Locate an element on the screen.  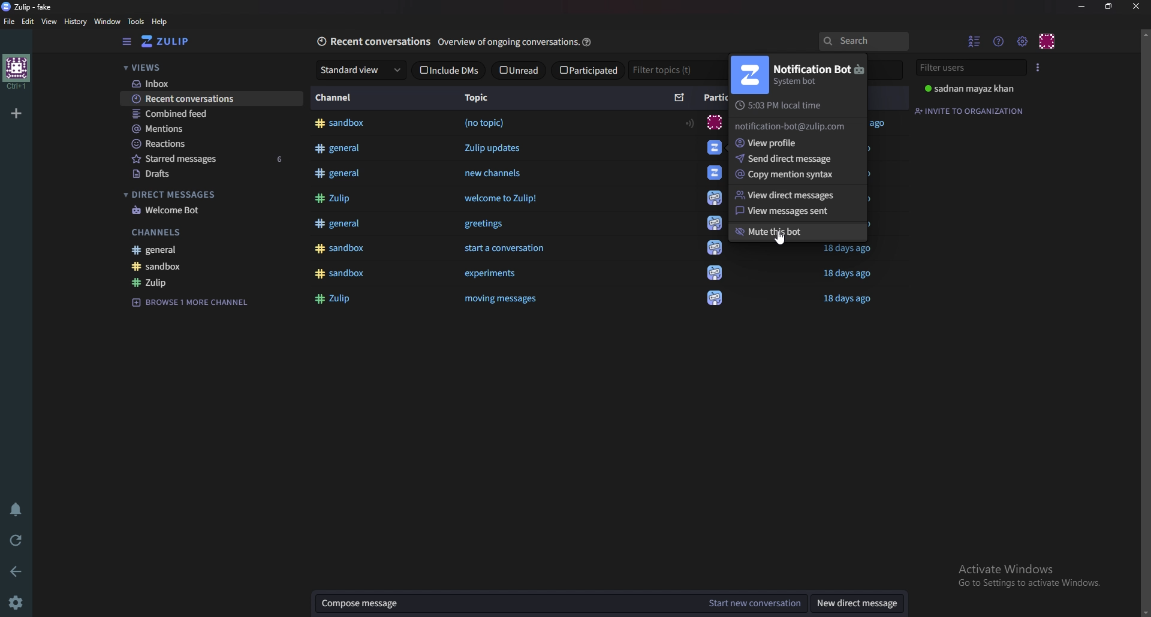
Hide user list is located at coordinates (973, 42).